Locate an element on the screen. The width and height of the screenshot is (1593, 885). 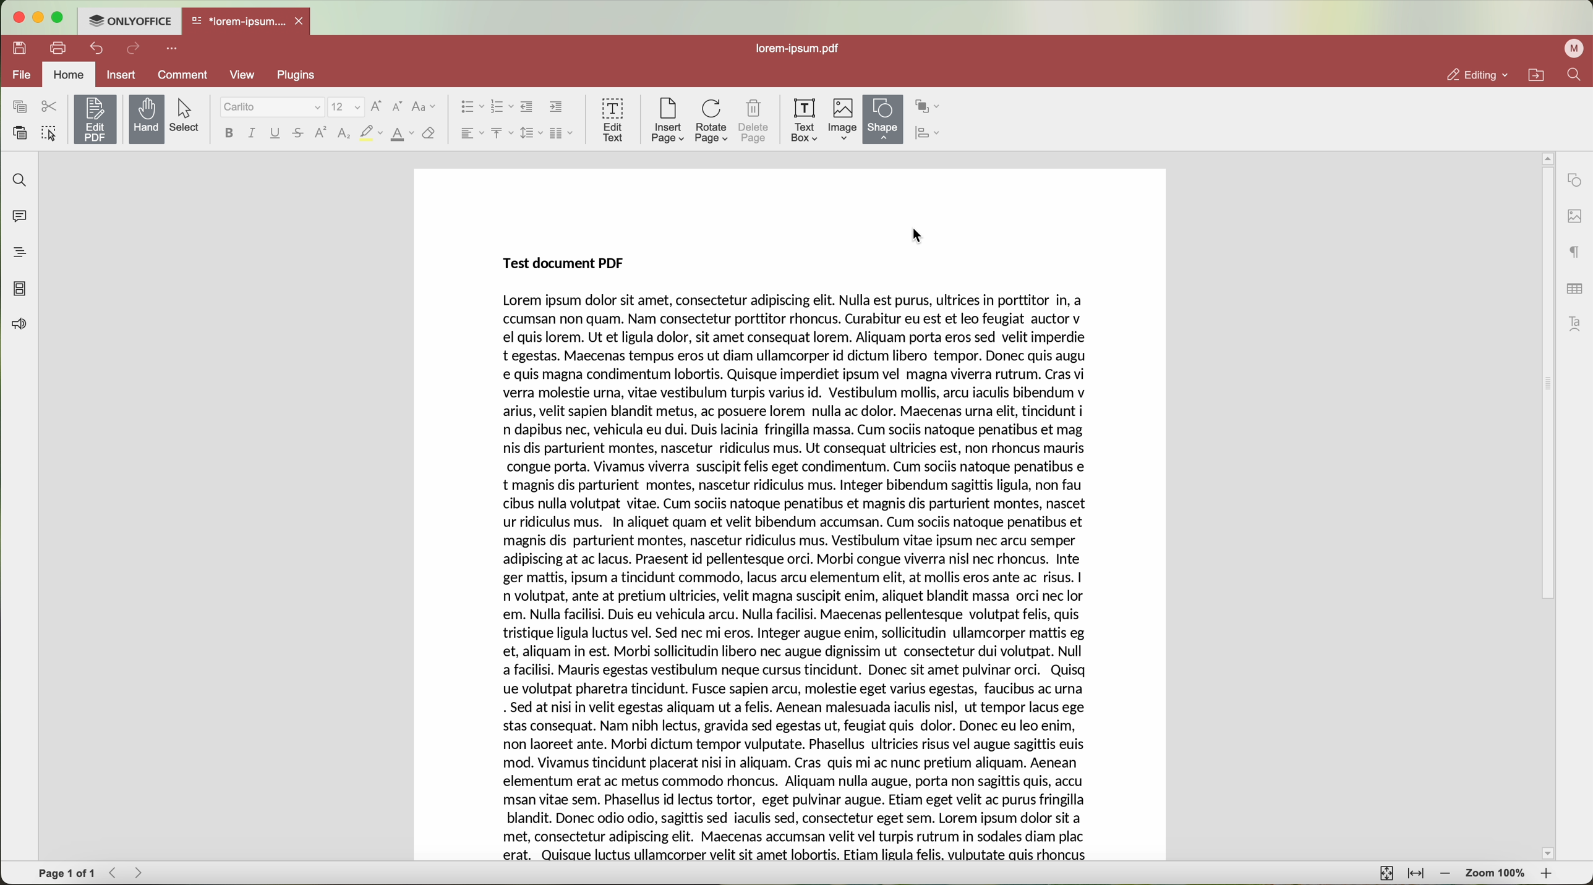
paragraph settings is located at coordinates (1571, 253).